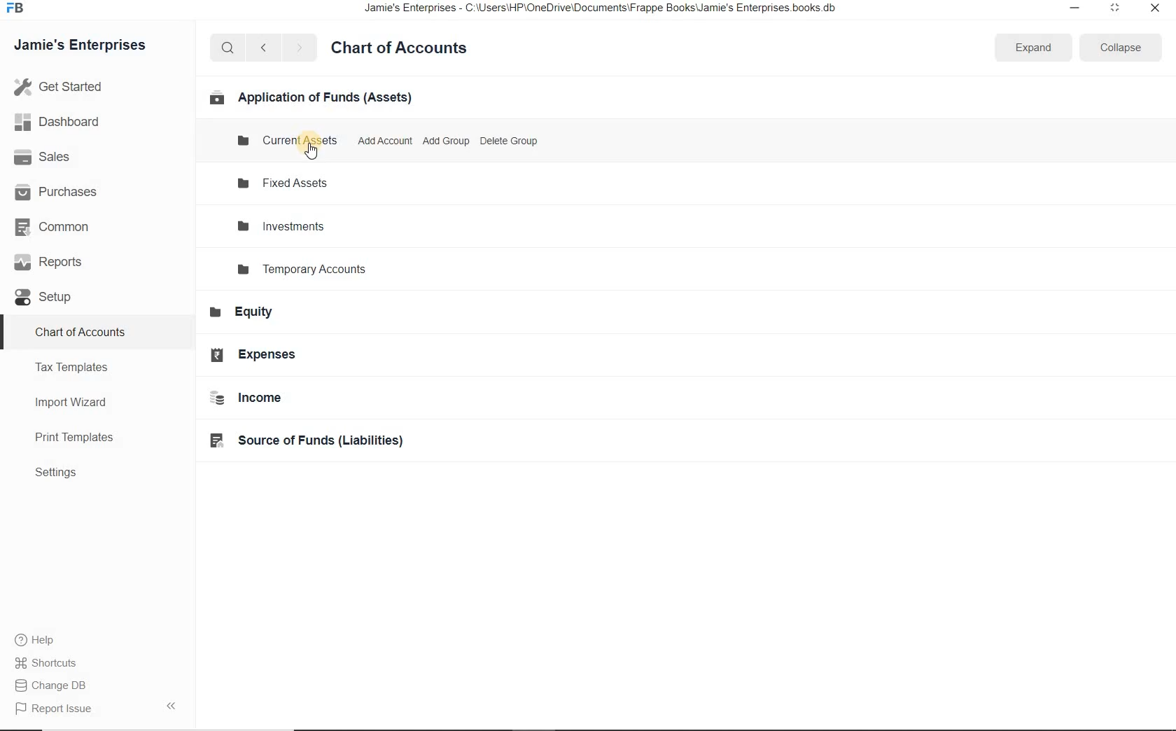  Describe the element at coordinates (253, 398) in the screenshot. I see `Income` at that location.